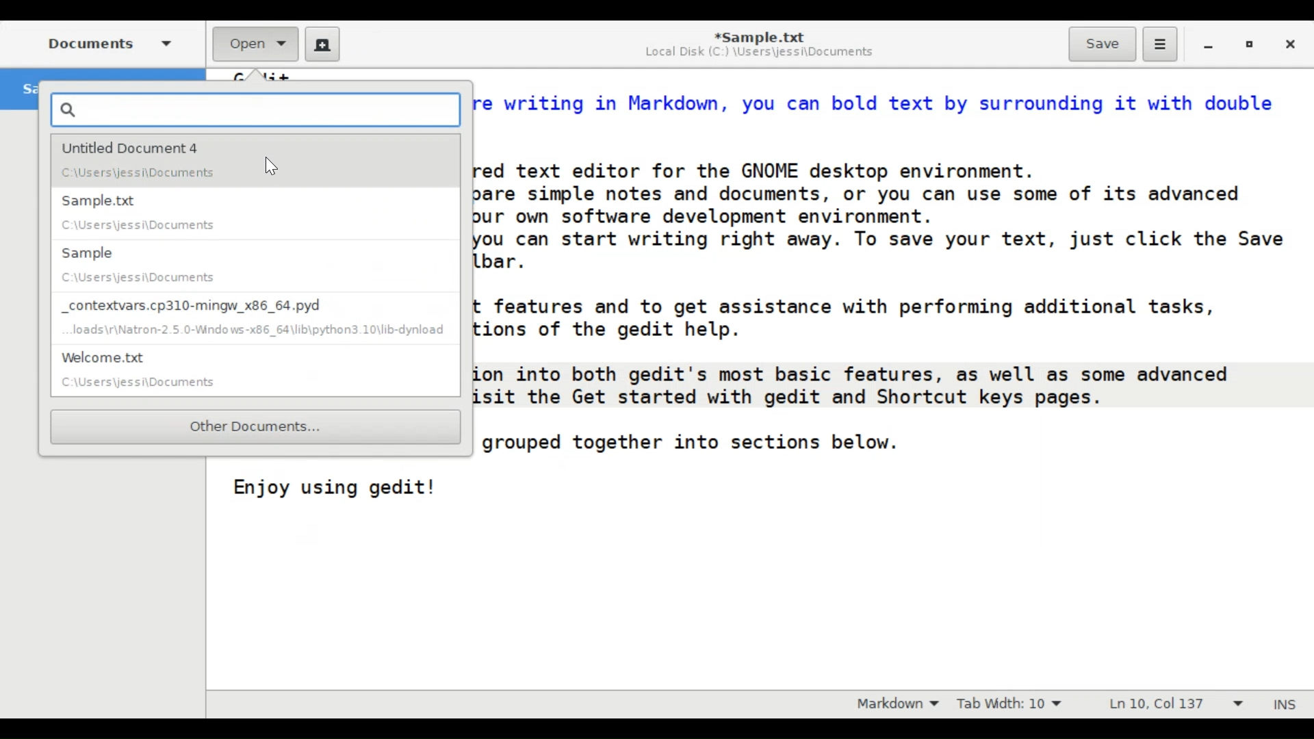 This screenshot has height=739, width=1314. Describe the element at coordinates (758, 36) in the screenshot. I see `*Sample.txt` at that location.